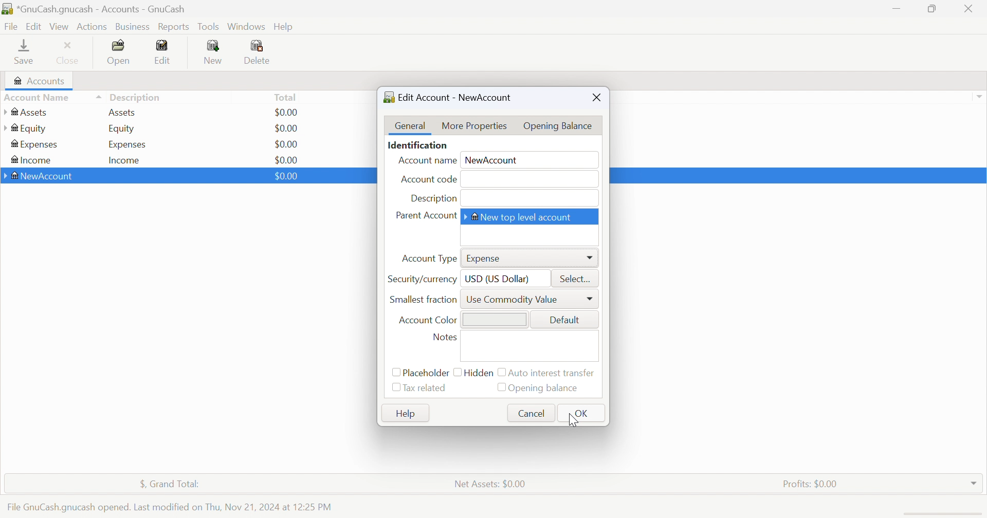 Image resolution: width=987 pixels, height=518 pixels. What do you see at coordinates (394, 388) in the screenshot?
I see `Checkbox` at bounding box center [394, 388].